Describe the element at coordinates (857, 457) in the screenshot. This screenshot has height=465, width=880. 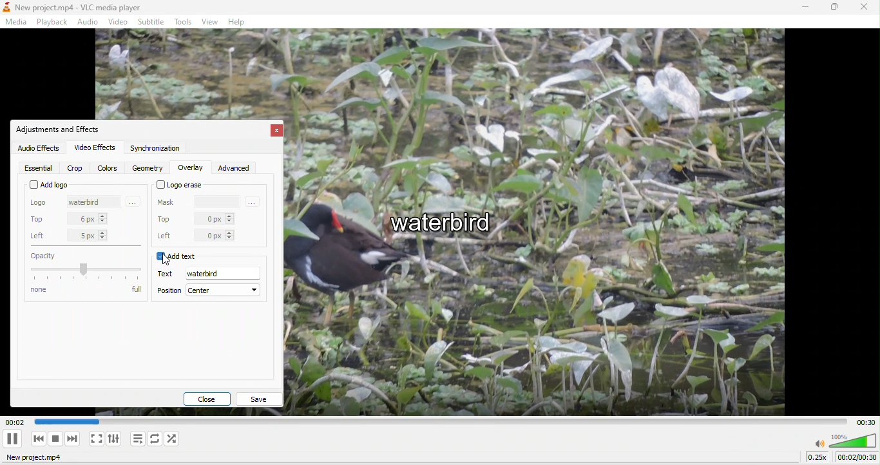
I see `00:00/00:30` at that location.